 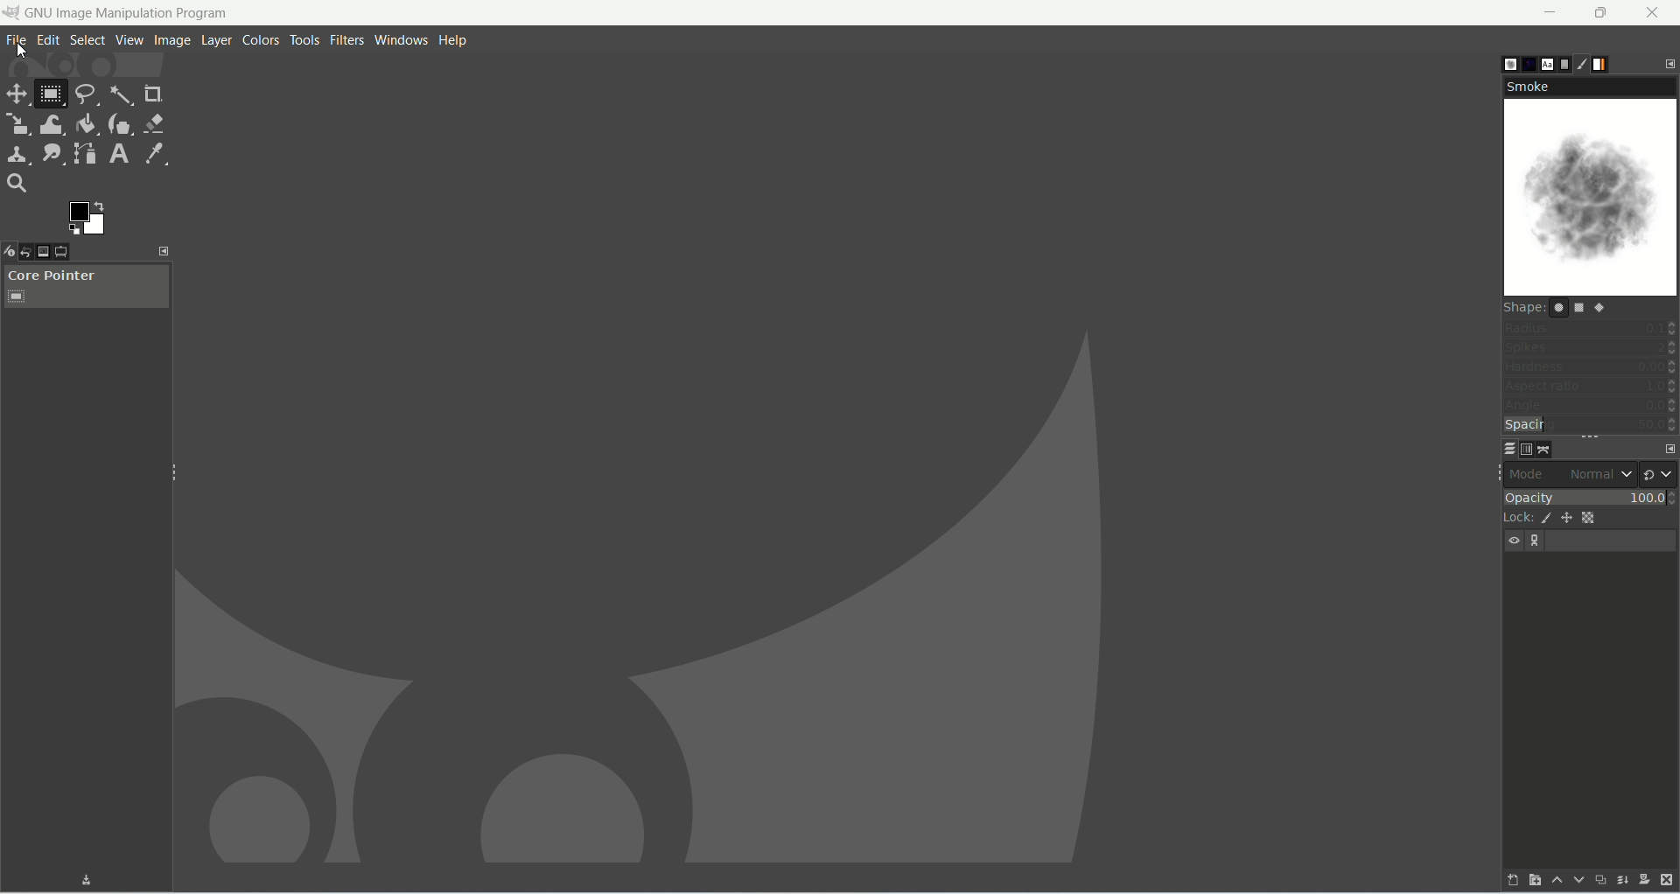 I want to click on shape, so click(x=1591, y=307).